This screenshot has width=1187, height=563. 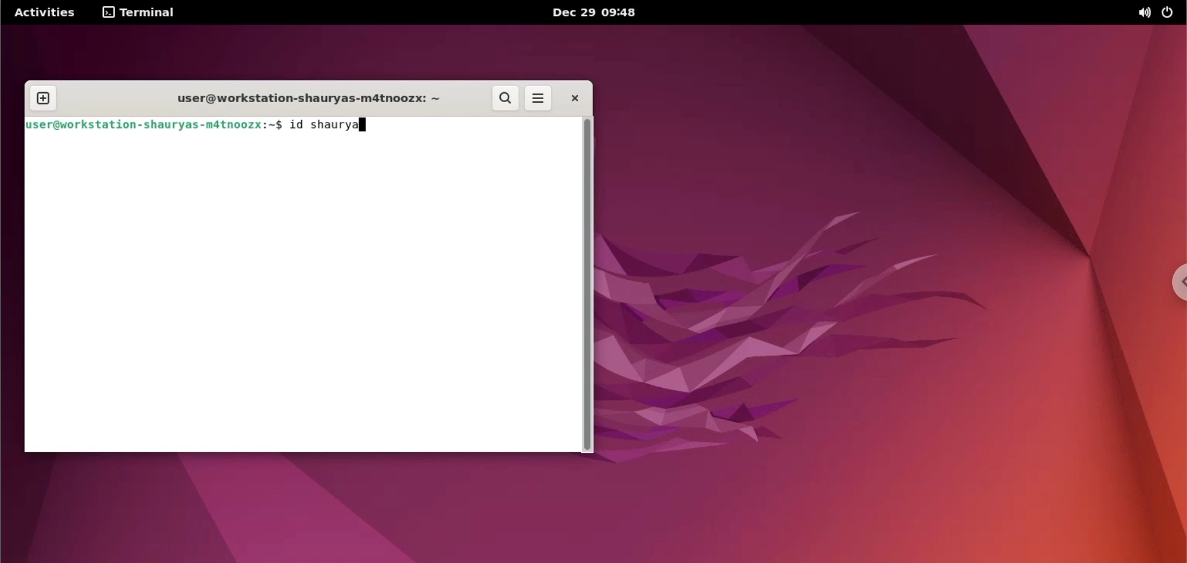 I want to click on sound option, so click(x=1141, y=14).